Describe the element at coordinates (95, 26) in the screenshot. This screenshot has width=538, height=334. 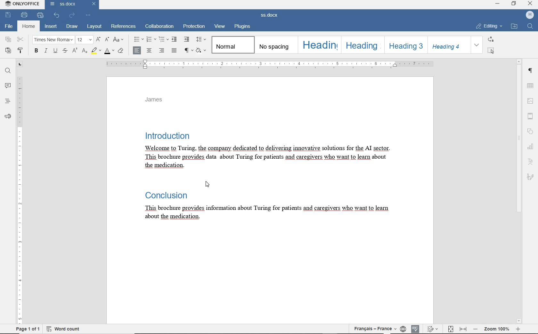
I see `LAYOUT` at that location.